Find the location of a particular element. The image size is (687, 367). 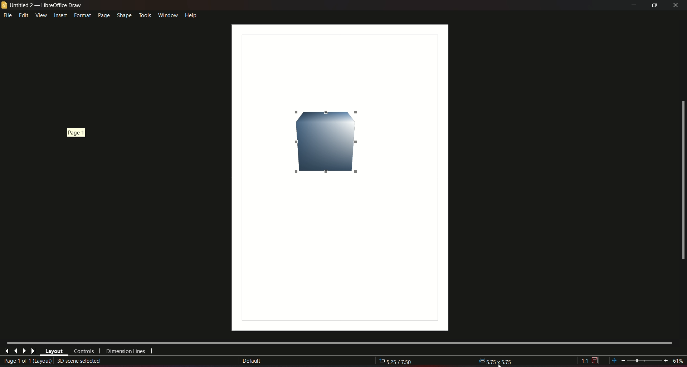

zoom is located at coordinates (647, 361).